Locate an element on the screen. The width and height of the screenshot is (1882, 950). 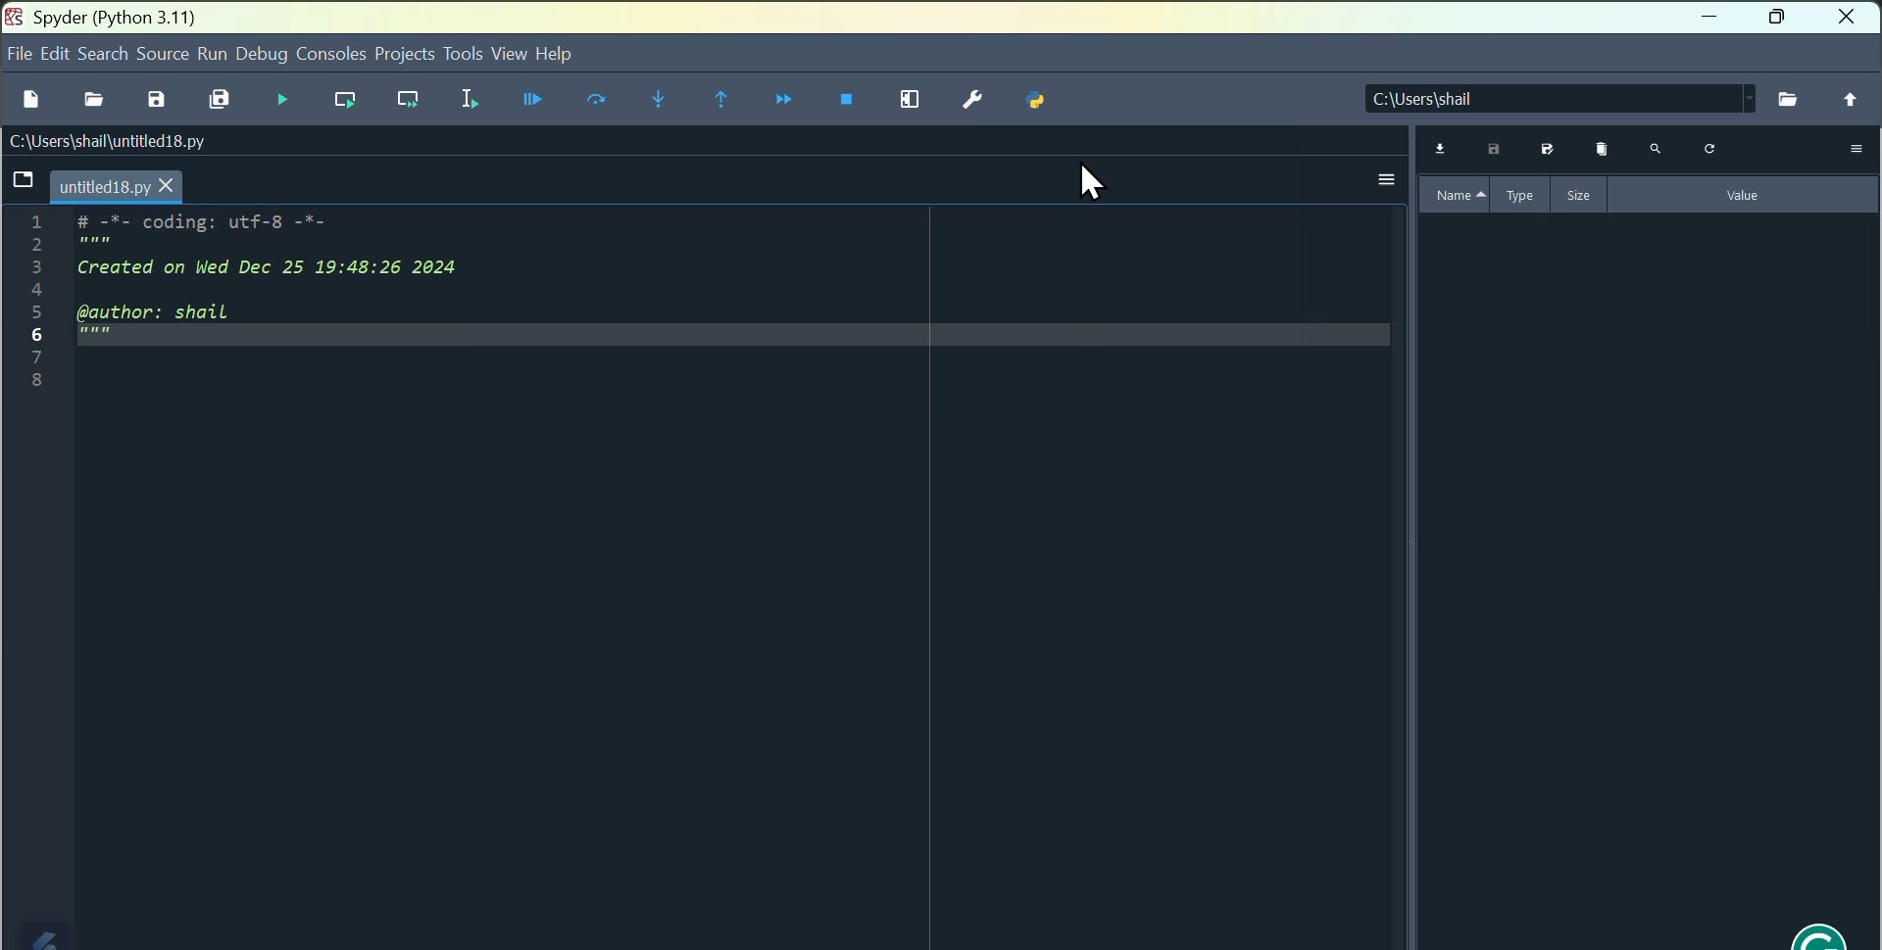
project is located at coordinates (404, 52).